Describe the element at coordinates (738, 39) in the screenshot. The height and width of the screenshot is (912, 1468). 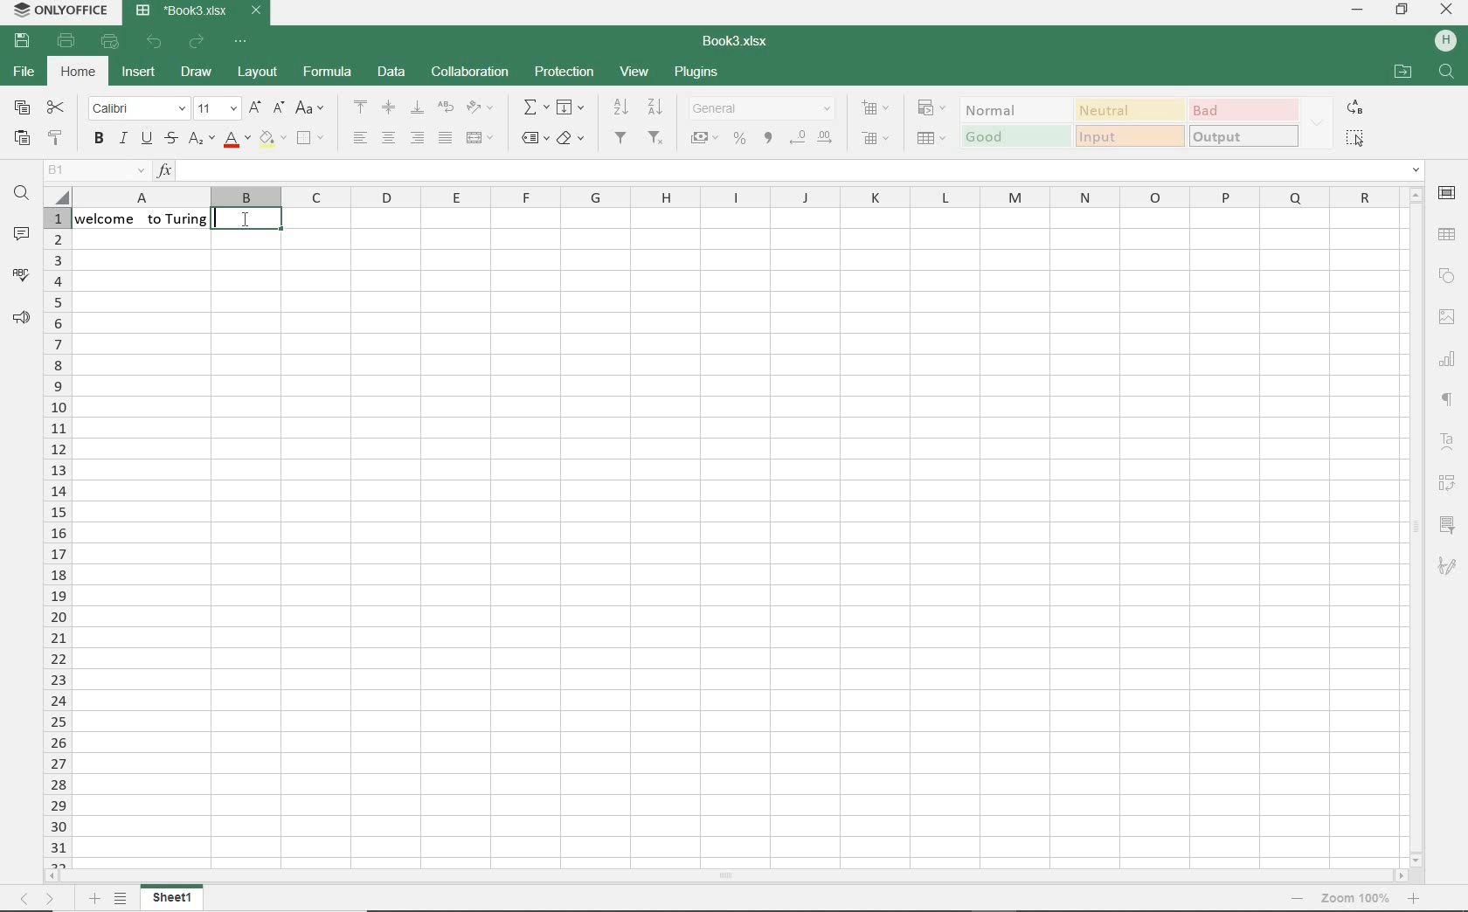
I see `document name` at that location.